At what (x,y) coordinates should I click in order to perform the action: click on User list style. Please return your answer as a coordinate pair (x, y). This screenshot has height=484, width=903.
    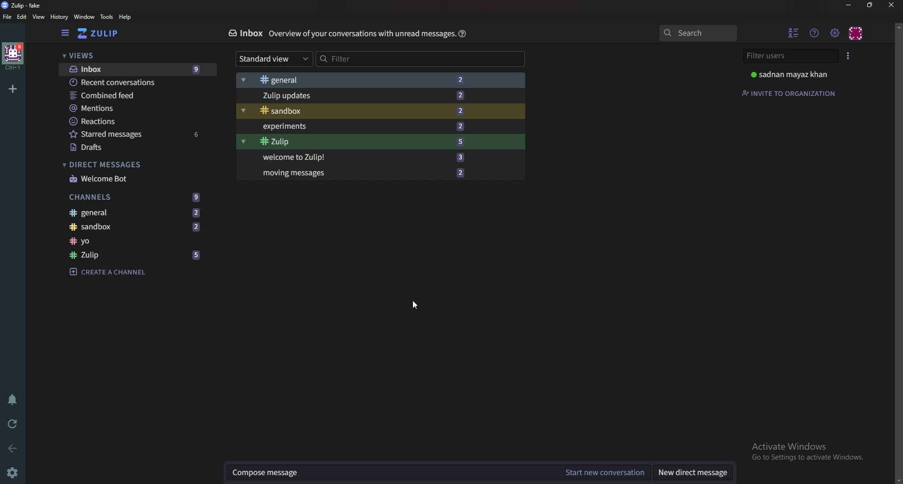
    Looking at the image, I should click on (848, 55).